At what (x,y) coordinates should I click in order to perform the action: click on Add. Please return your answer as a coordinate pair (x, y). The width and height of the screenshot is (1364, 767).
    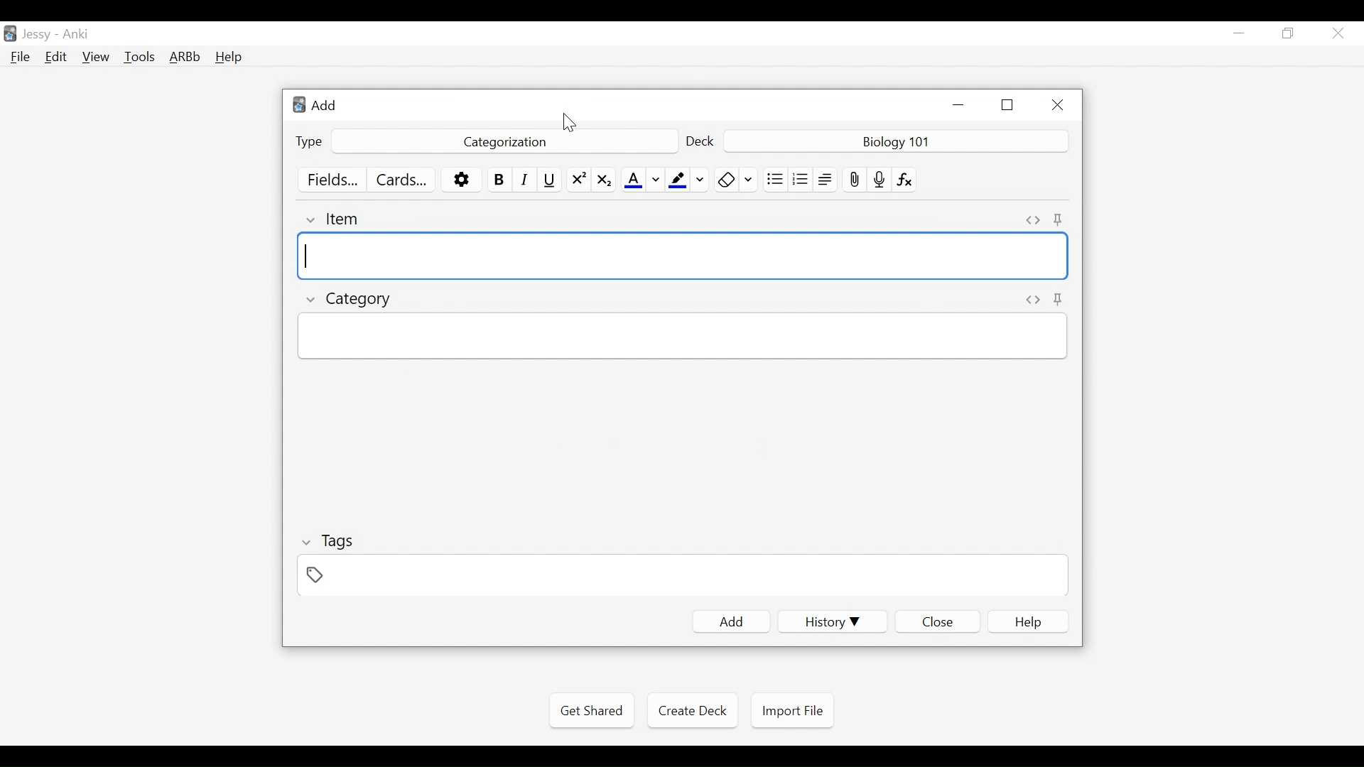
    Looking at the image, I should click on (323, 104).